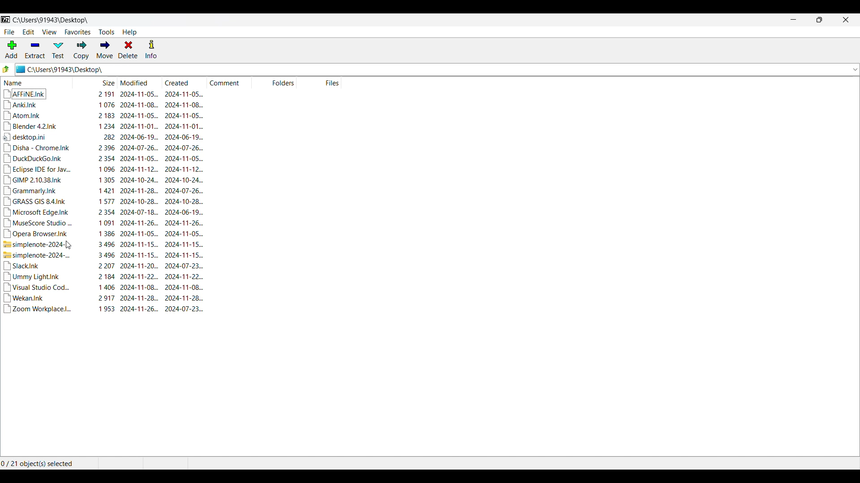 The height and width of the screenshot is (483, 860). What do you see at coordinates (104, 223) in the screenshot?
I see `MuseScore Studio ... 1091 2024-11-26... 2024-11-26...` at bounding box center [104, 223].